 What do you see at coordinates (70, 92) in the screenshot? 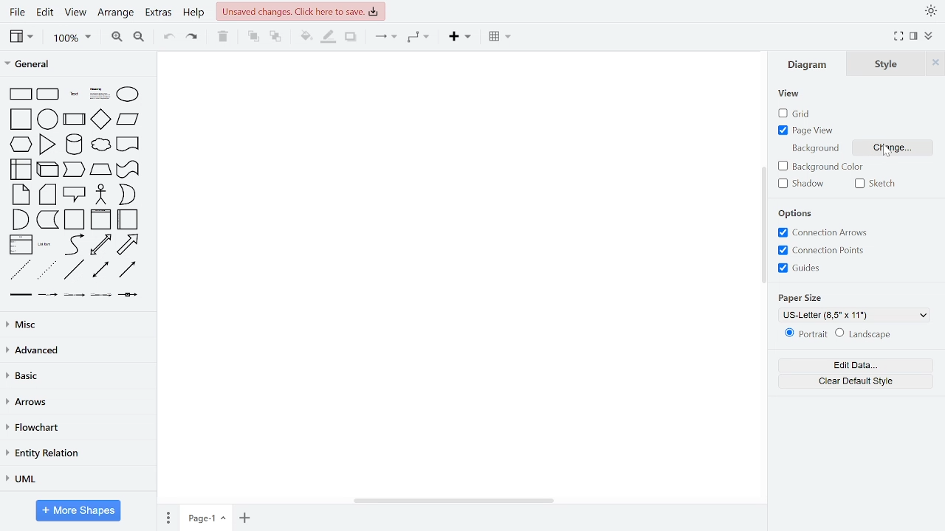
I see `general shapes` at bounding box center [70, 92].